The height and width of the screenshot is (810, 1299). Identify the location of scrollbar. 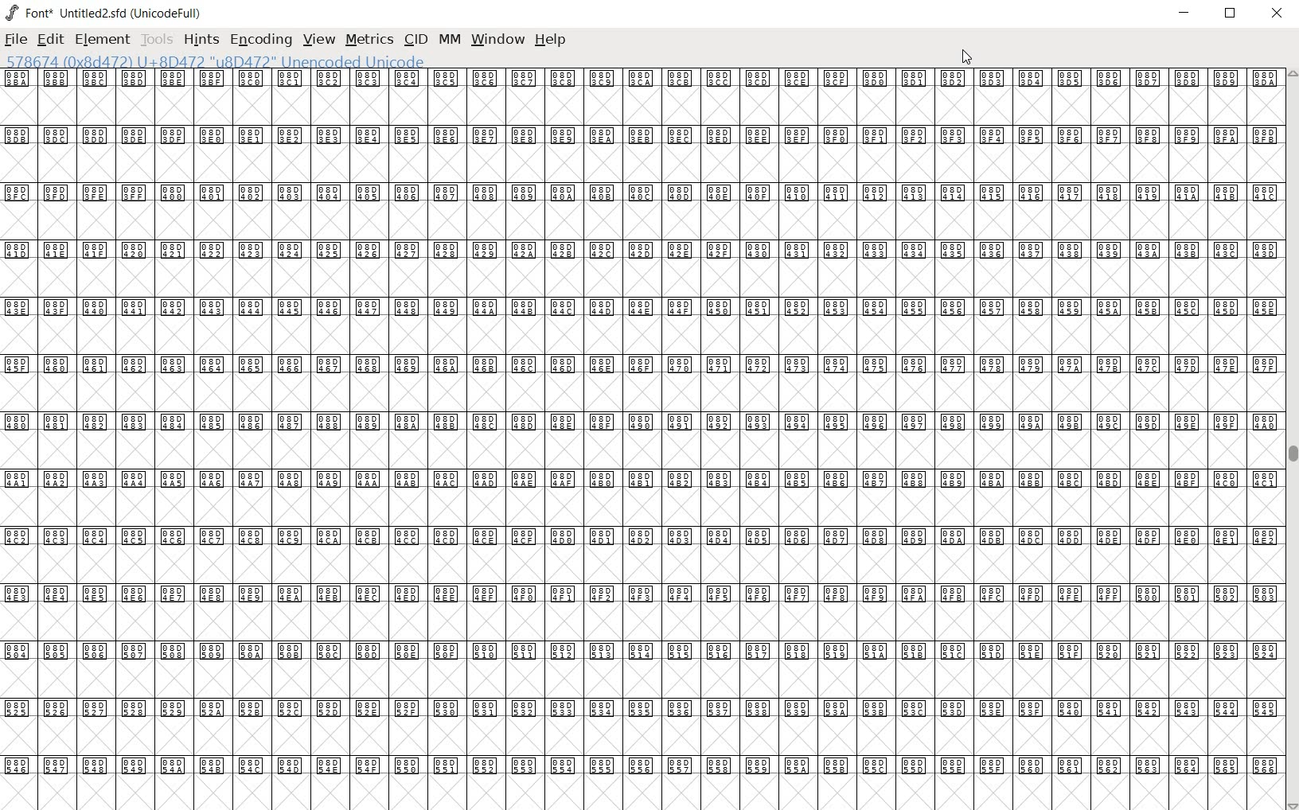
(1291, 439).